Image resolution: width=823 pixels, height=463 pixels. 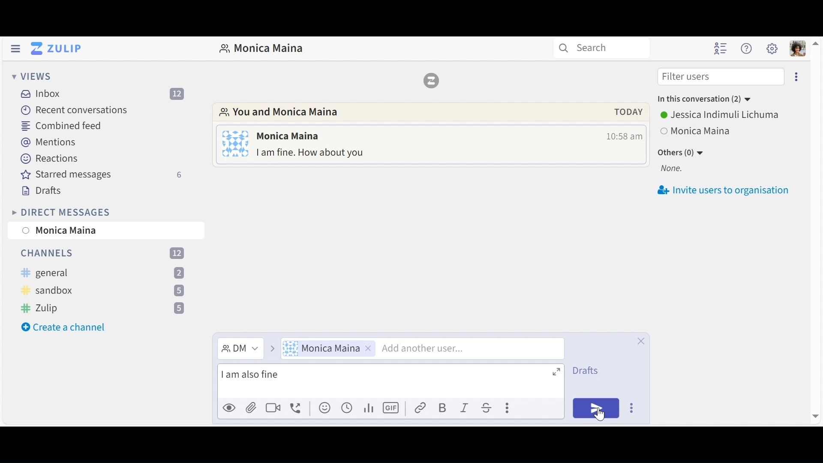 What do you see at coordinates (576, 114) in the screenshot?
I see `pop up` at bounding box center [576, 114].